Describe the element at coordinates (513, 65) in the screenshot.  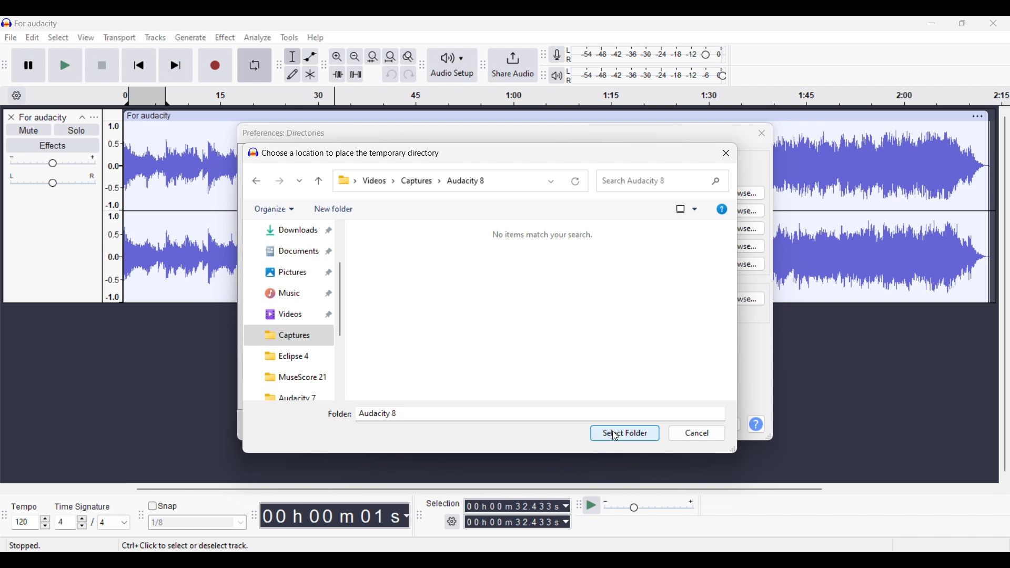
I see `Share audio` at that location.